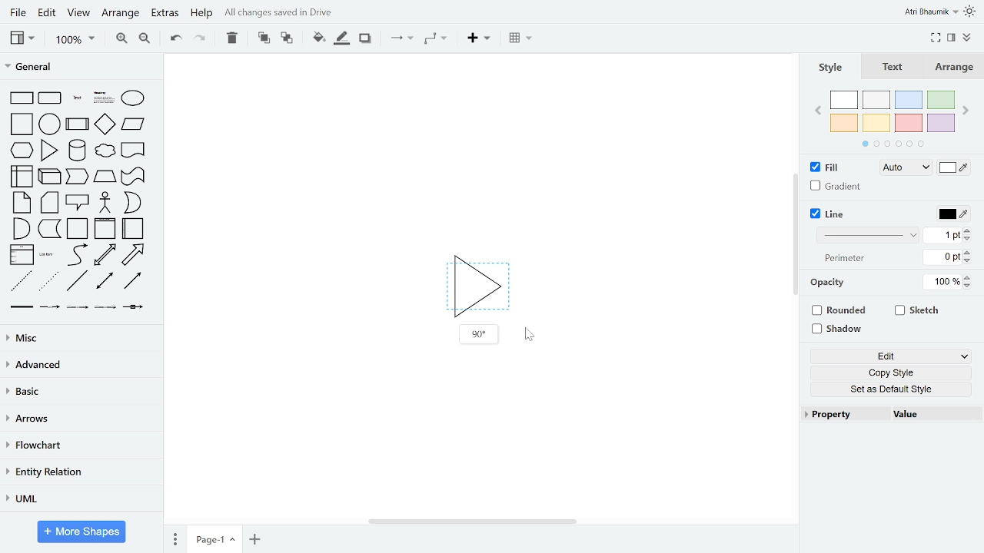  What do you see at coordinates (76, 98) in the screenshot?
I see `text` at bounding box center [76, 98].